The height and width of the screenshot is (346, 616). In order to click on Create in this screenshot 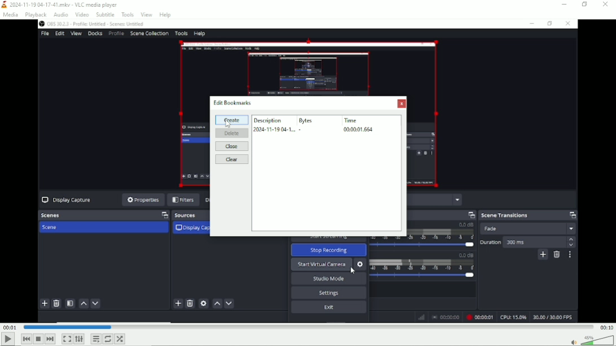, I will do `click(232, 120)`.